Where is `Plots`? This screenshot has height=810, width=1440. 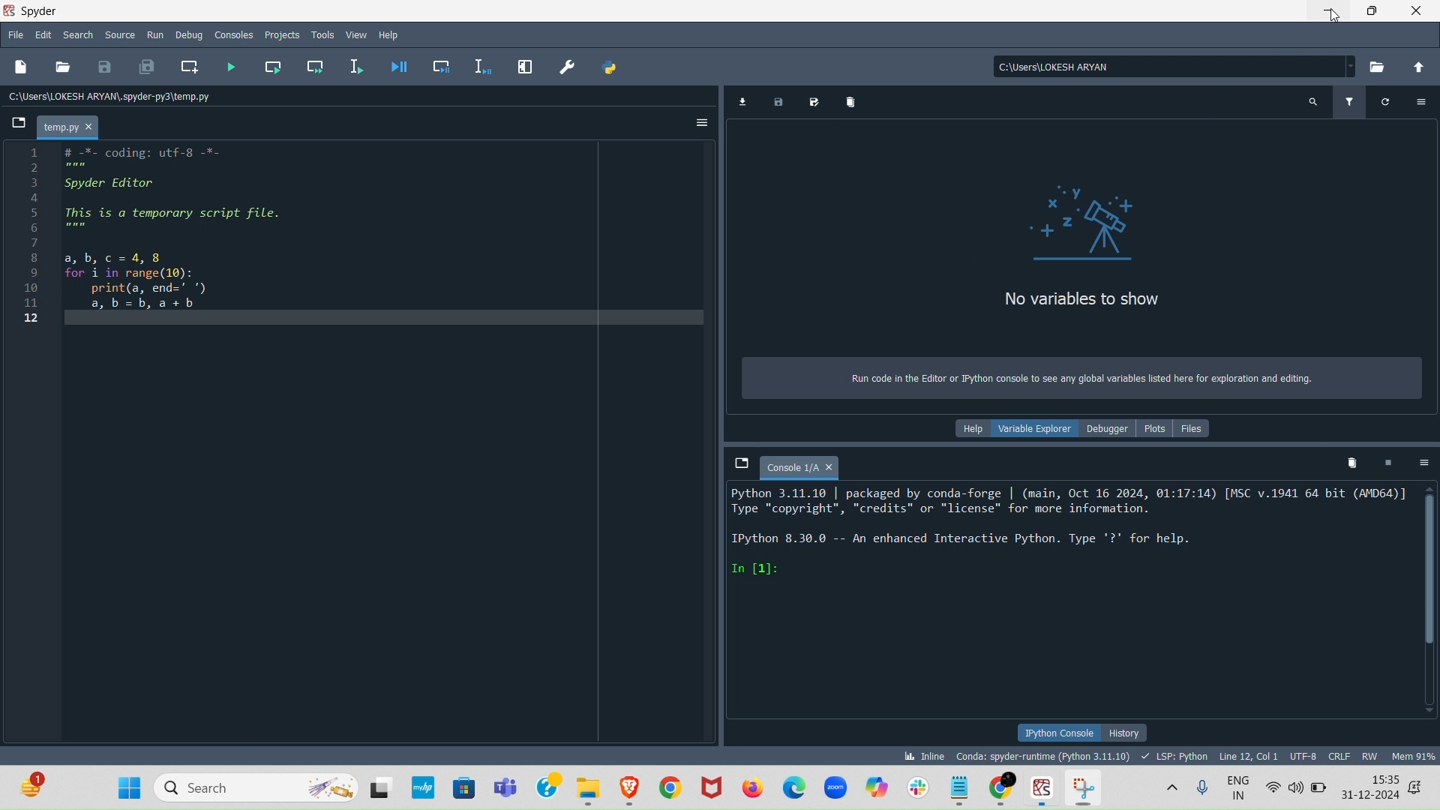 Plots is located at coordinates (1161, 427).